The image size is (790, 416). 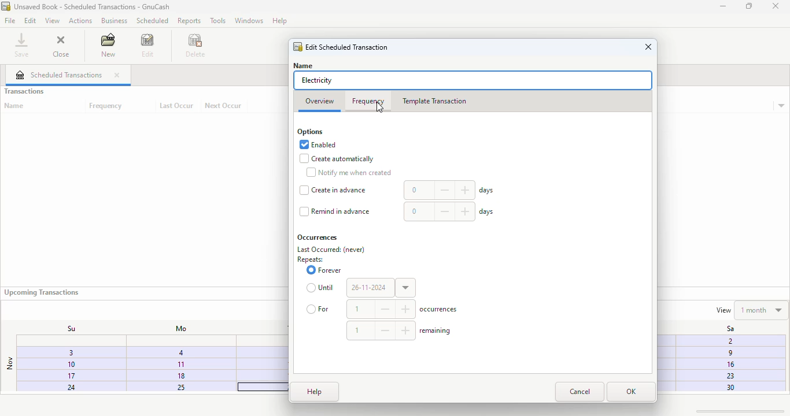 What do you see at coordinates (579, 392) in the screenshot?
I see `cancel` at bounding box center [579, 392].